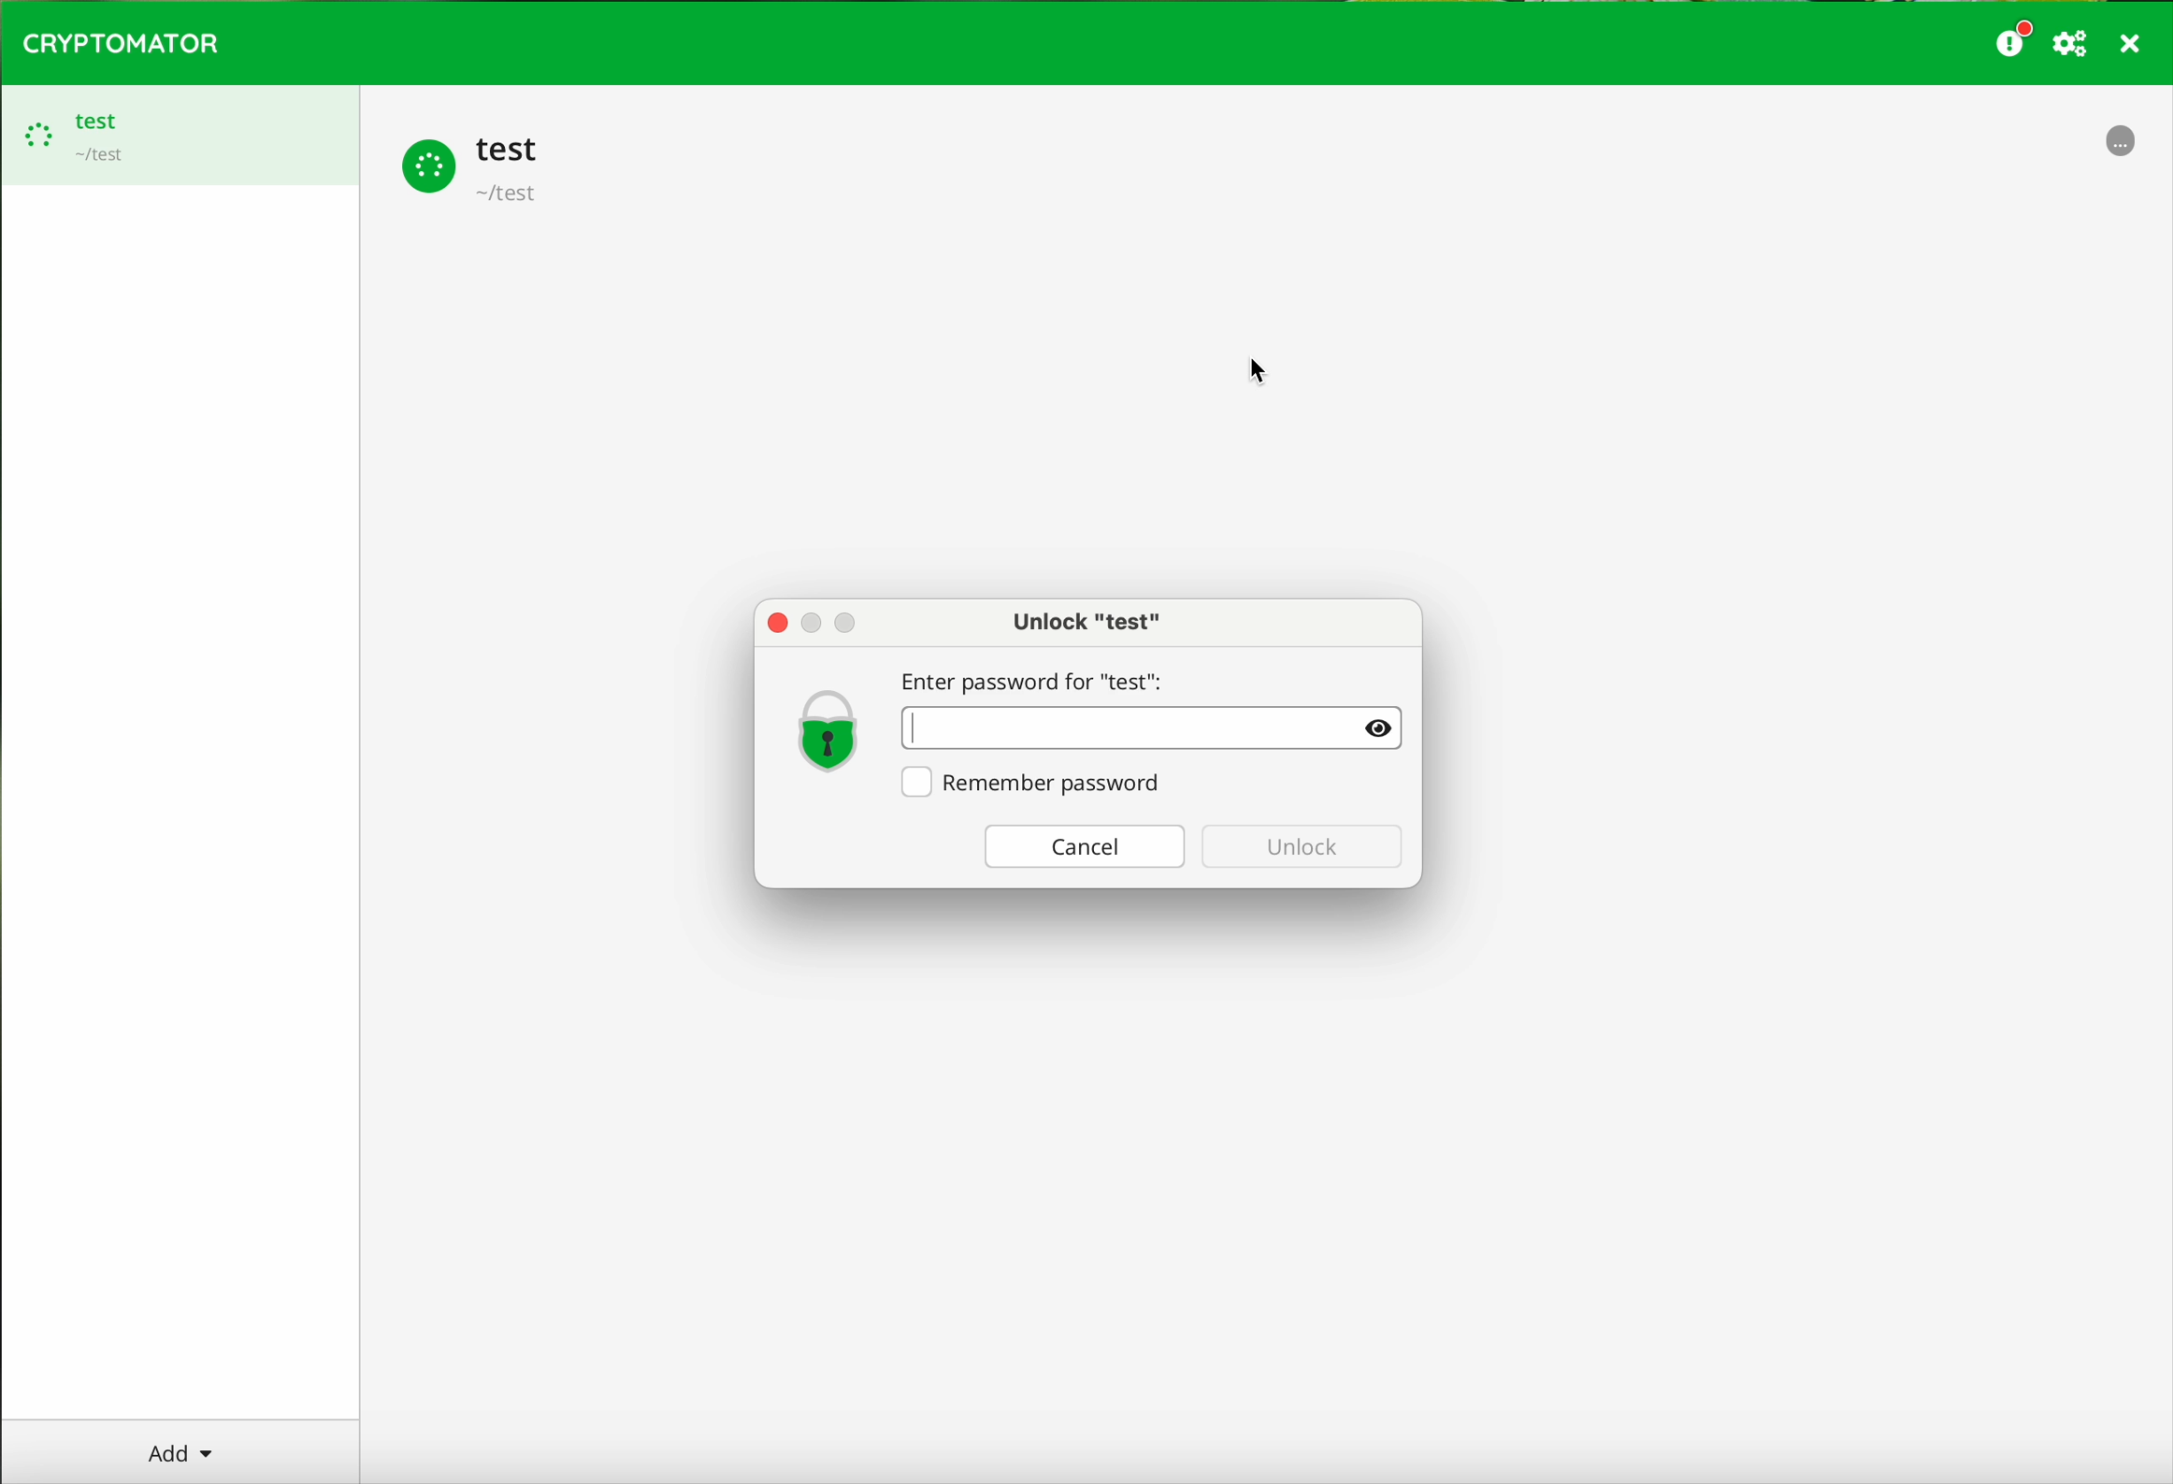 This screenshot has width=2173, height=1484. I want to click on Unlock, so click(1305, 846).